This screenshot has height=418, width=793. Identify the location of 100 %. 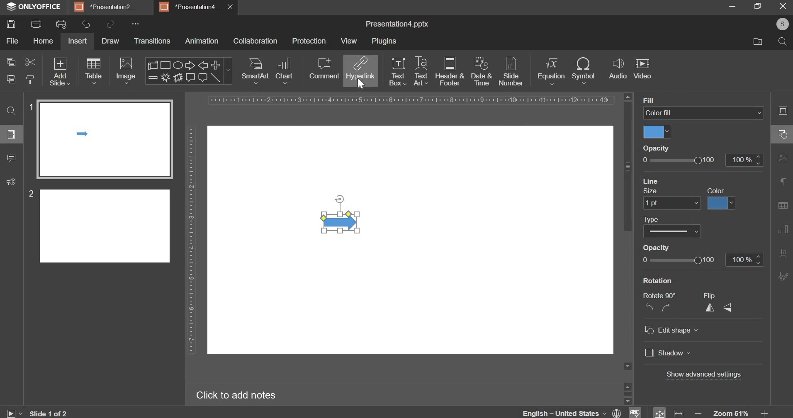
(742, 259).